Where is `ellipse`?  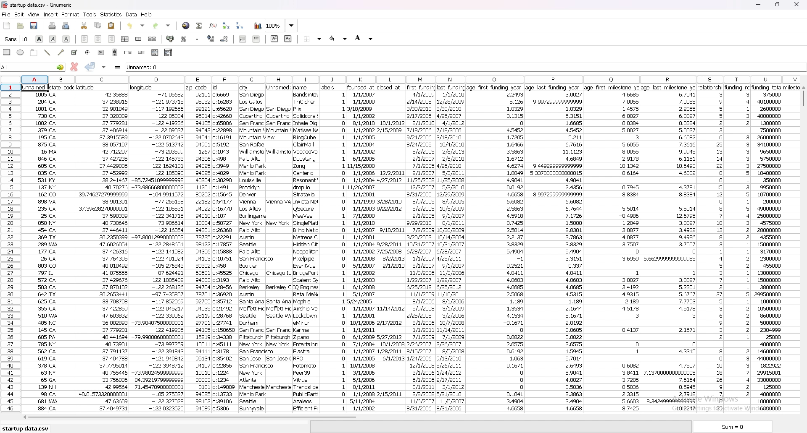 ellipse is located at coordinates (21, 52).